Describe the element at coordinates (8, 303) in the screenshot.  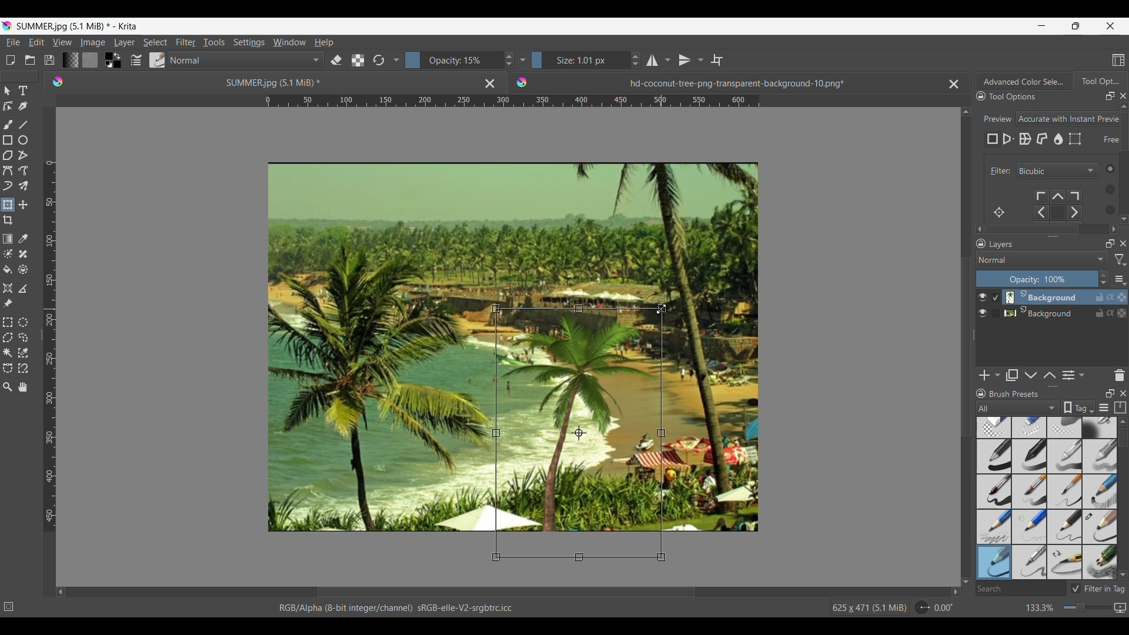
I see `Reference images tool` at that location.